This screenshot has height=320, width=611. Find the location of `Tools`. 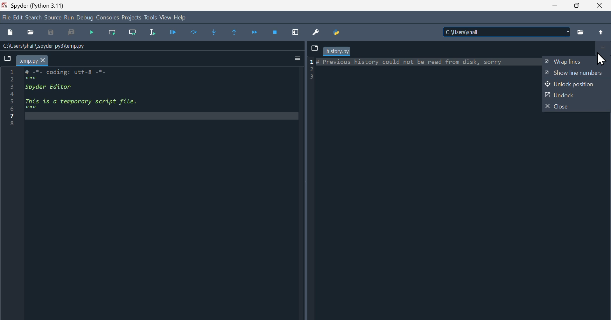

Tools is located at coordinates (151, 18).